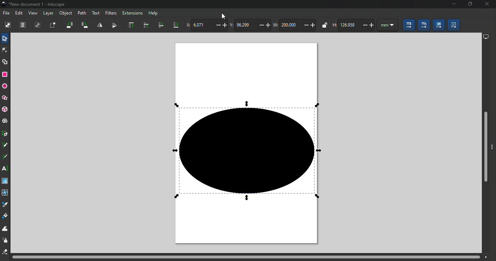 The height and width of the screenshot is (261, 496). Describe the element at coordinates (5, 252) in the screenshot. I see `eraser tool` at that location.